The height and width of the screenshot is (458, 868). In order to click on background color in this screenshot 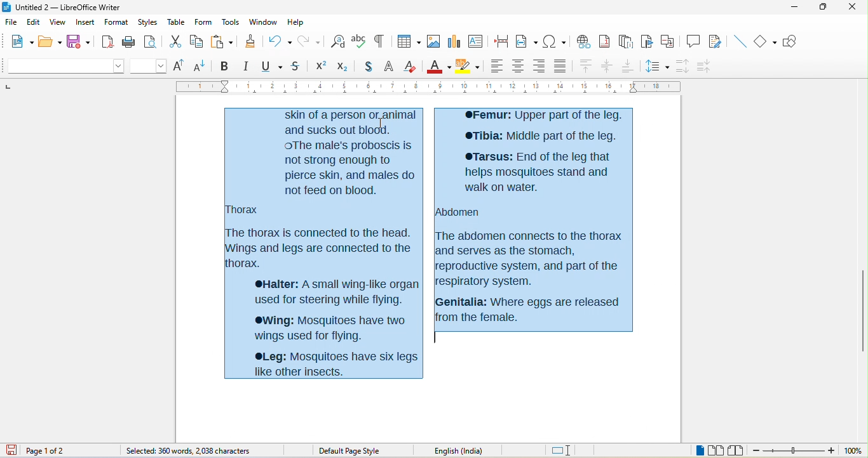, I will do `click(470, 64)`.